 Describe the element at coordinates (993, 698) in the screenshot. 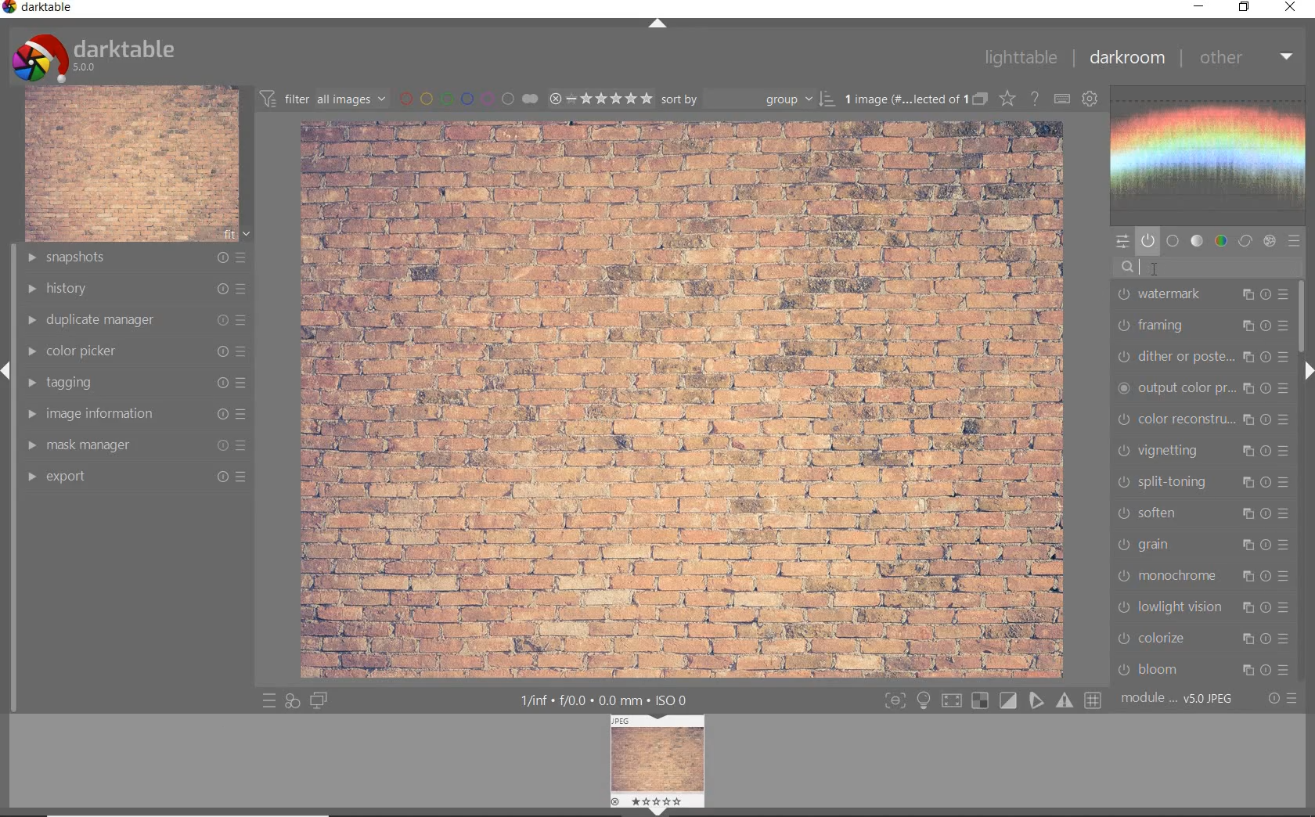

I see `toggle modes` at that location.